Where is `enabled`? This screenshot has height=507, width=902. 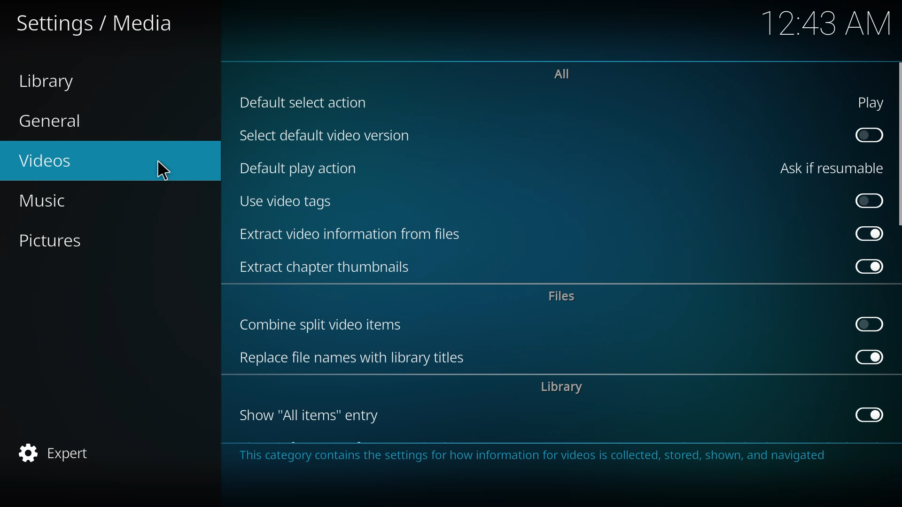
enabled is located at coordinates (871, 234).